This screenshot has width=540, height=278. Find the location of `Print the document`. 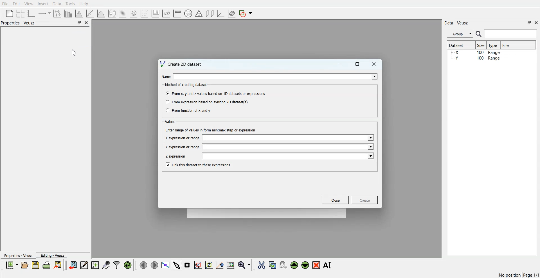

Print the document is located at coordinates (46, 265).